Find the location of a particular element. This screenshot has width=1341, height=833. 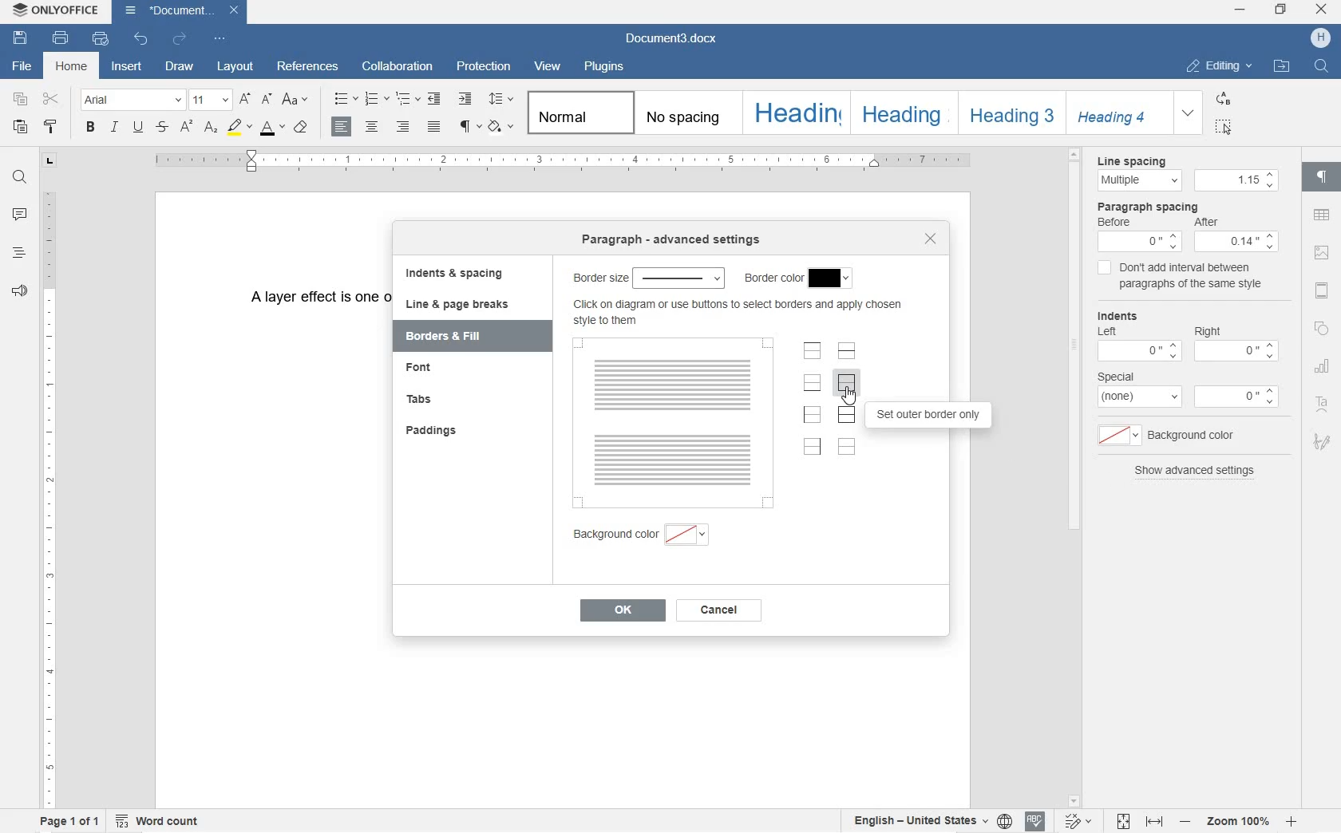

show advanced settings is located at coordinates (1197, 473).